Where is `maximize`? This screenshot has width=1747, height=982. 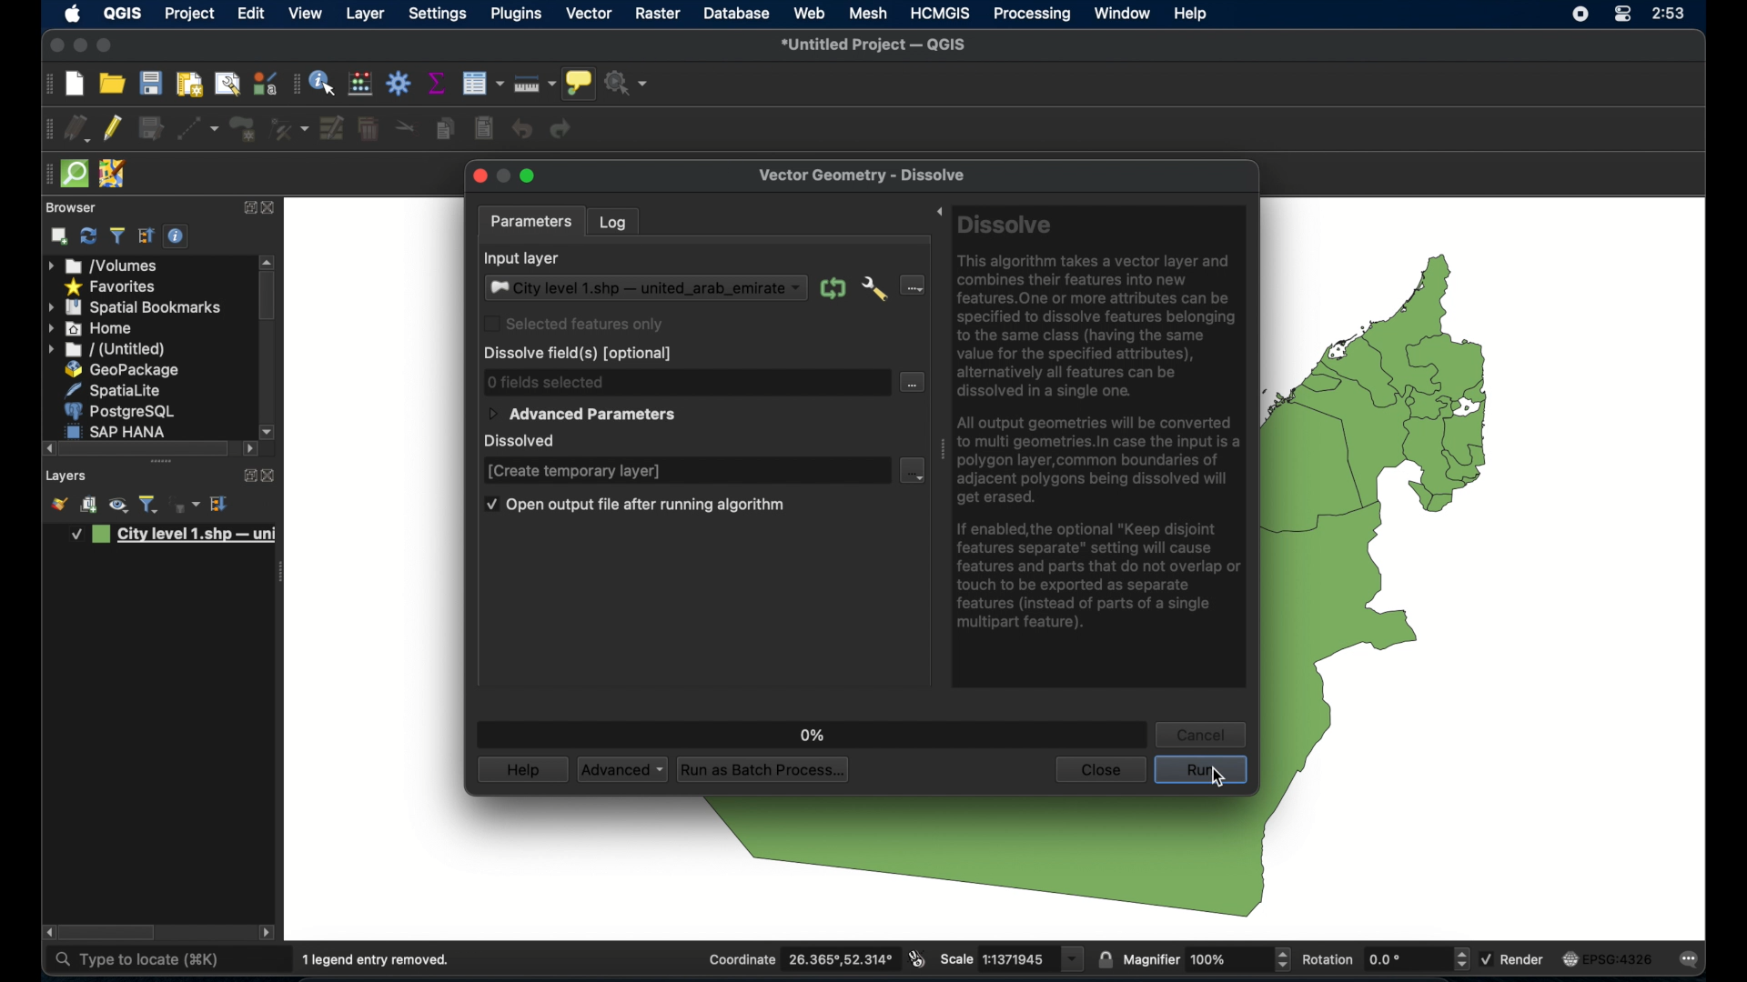
maximize is located at coordinates (55, 46).